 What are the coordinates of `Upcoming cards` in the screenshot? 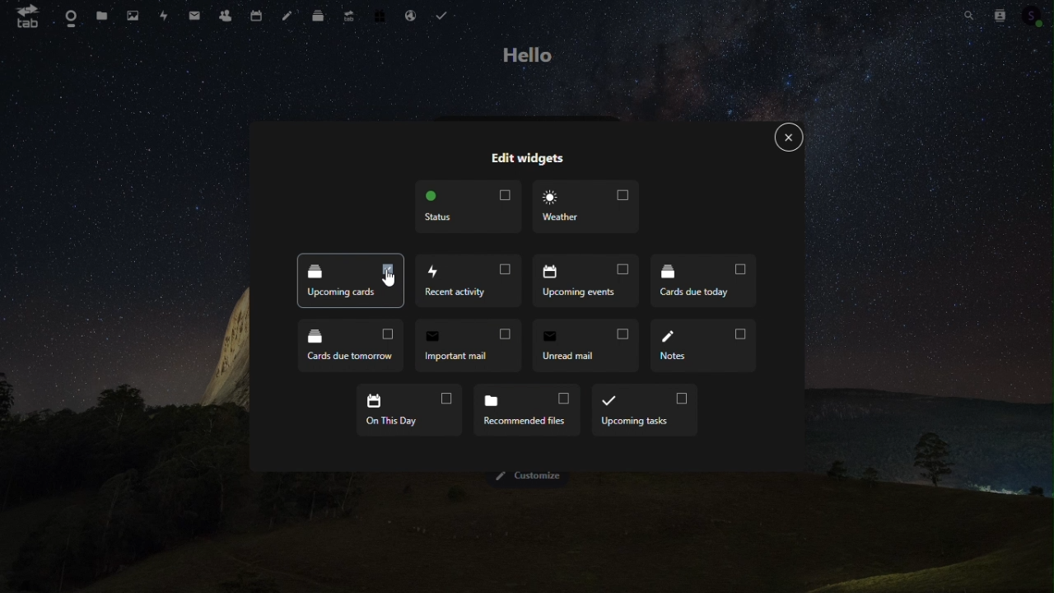 It's located at (352, 280).